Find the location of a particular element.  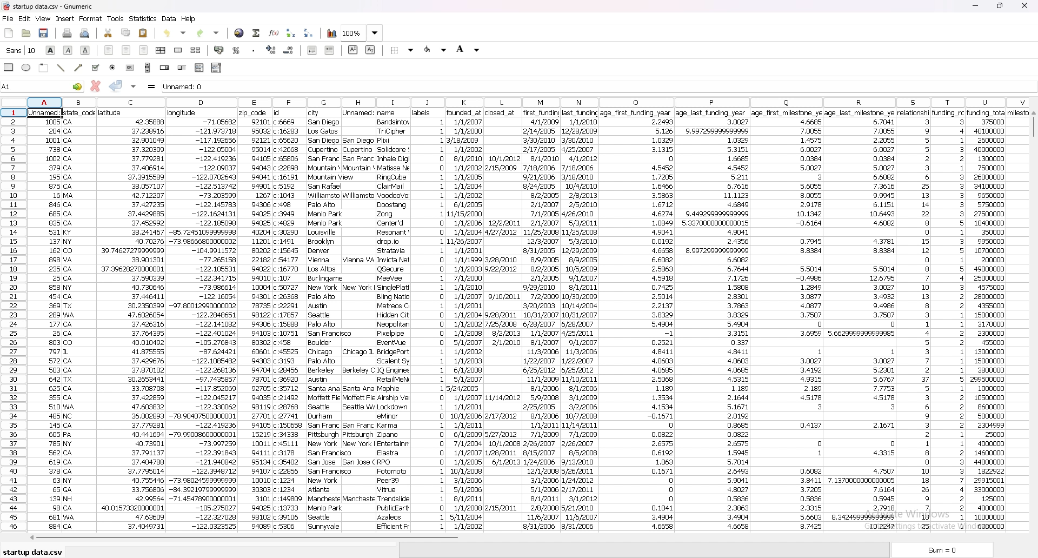

border is located at coordinates (403, 50).